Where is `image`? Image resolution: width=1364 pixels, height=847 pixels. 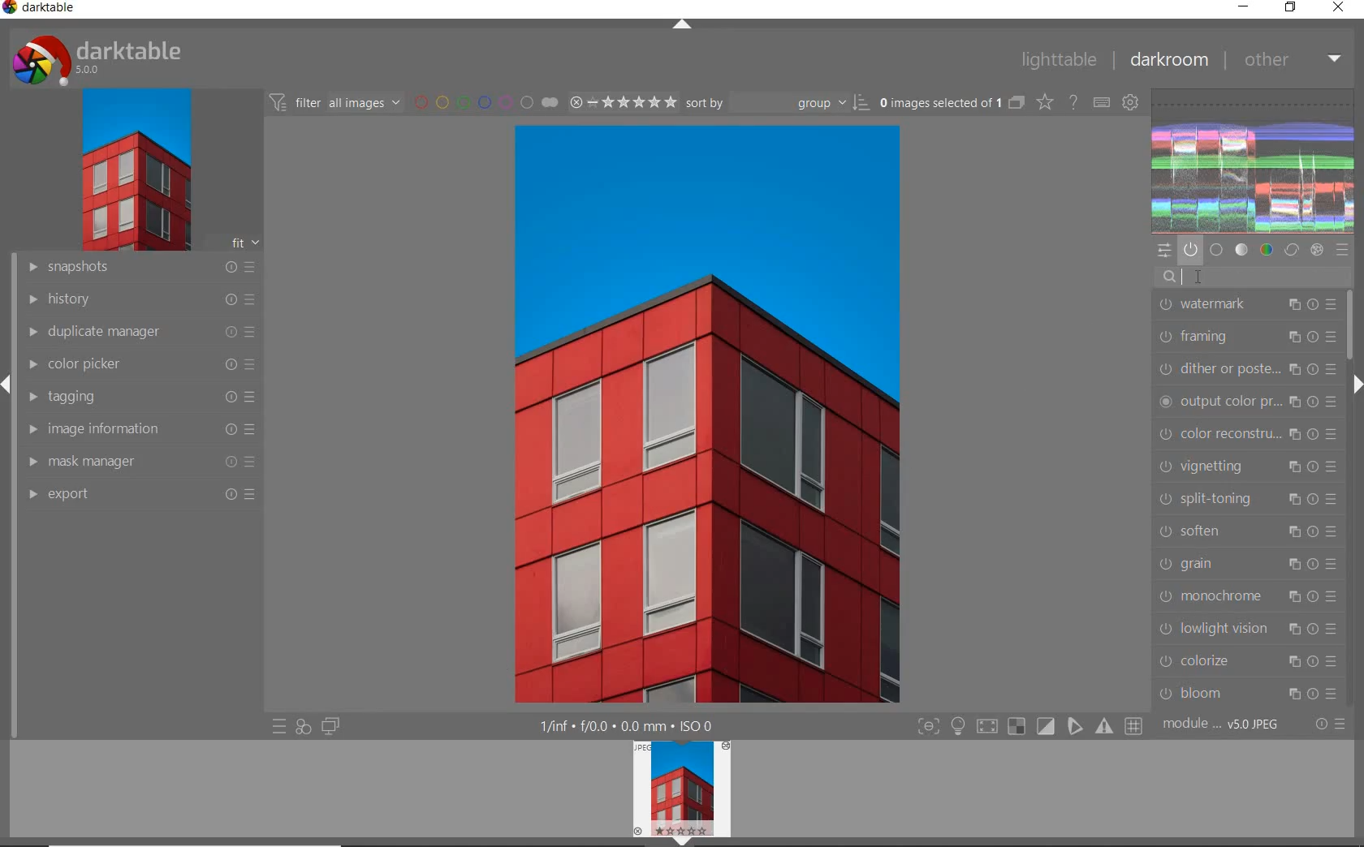 image is located at coordinates (132, 170).